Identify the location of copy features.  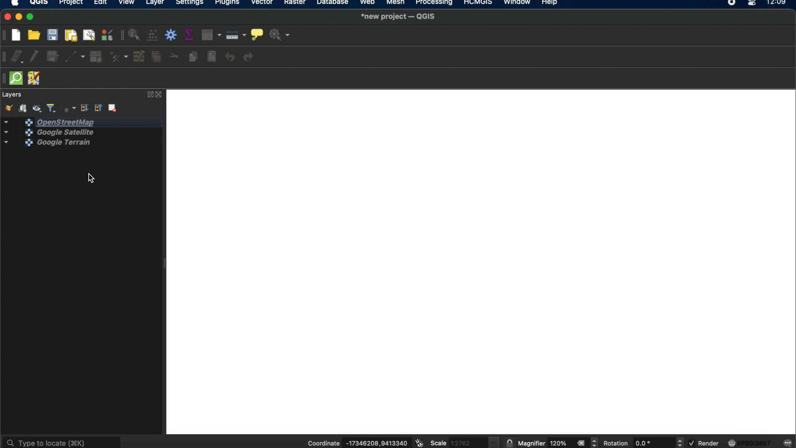
(193, 56).